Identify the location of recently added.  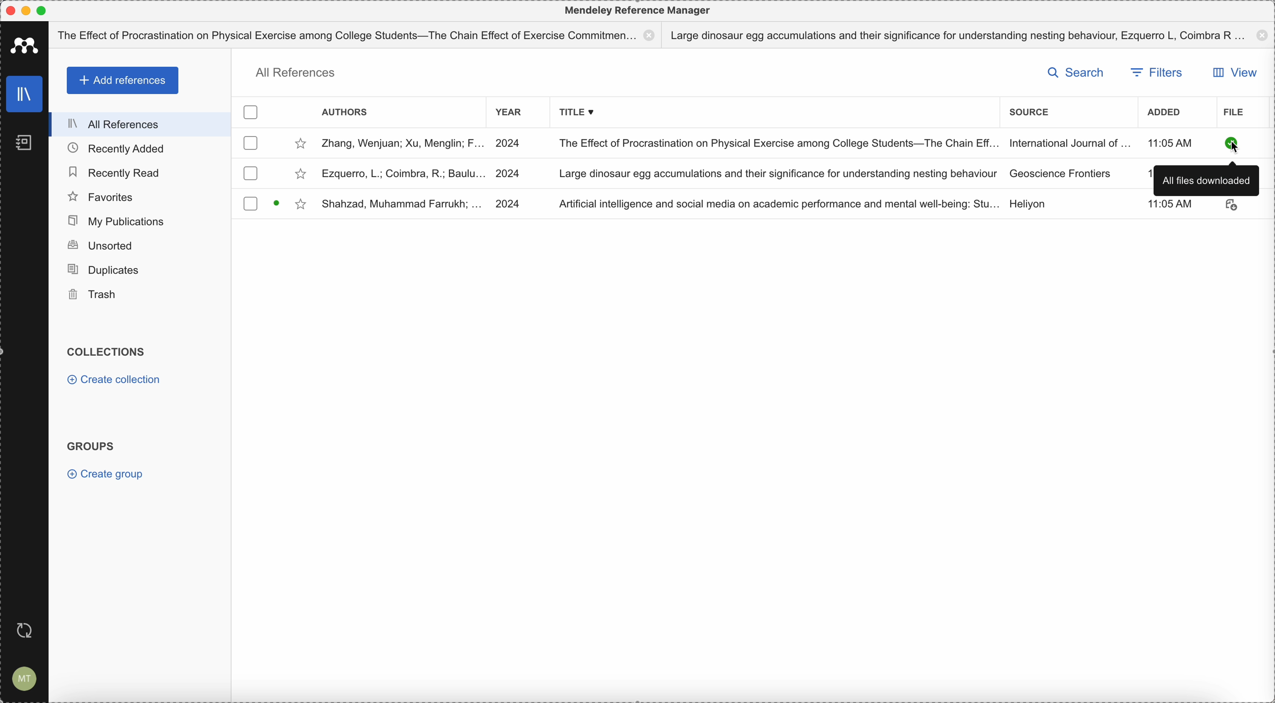
(119, 149).